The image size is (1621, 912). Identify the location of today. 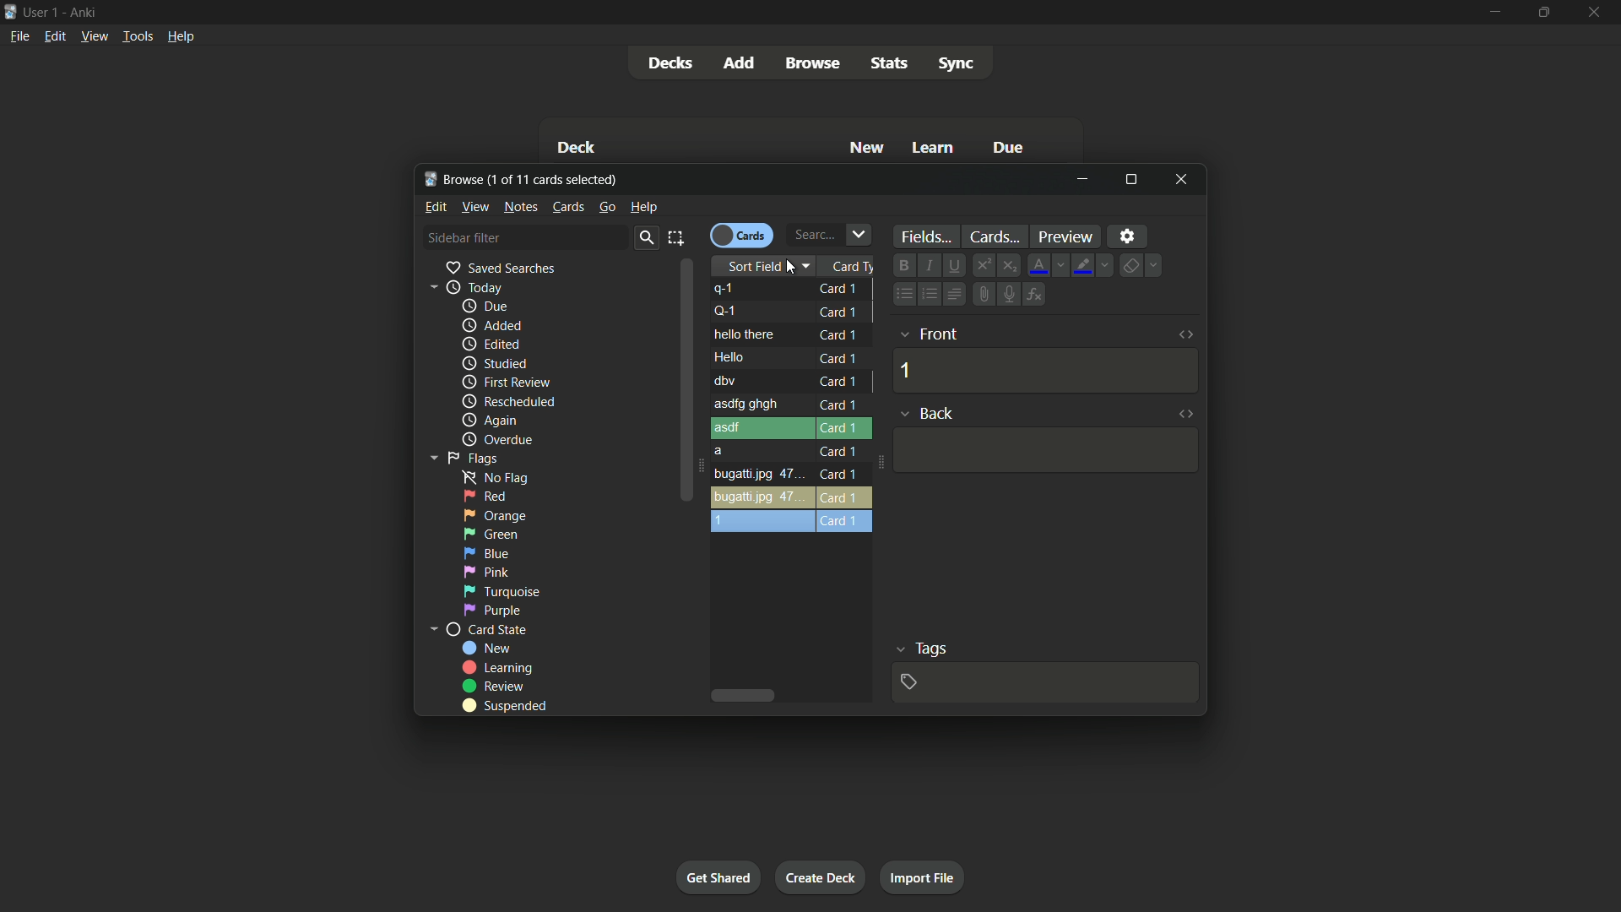
(474, 287).